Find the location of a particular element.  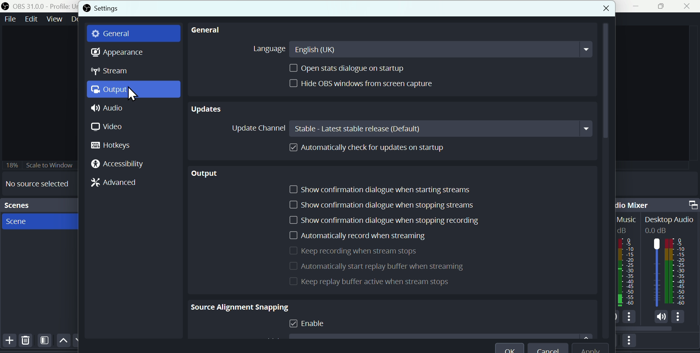

Audio mixer is located at coordinates (656, 203).